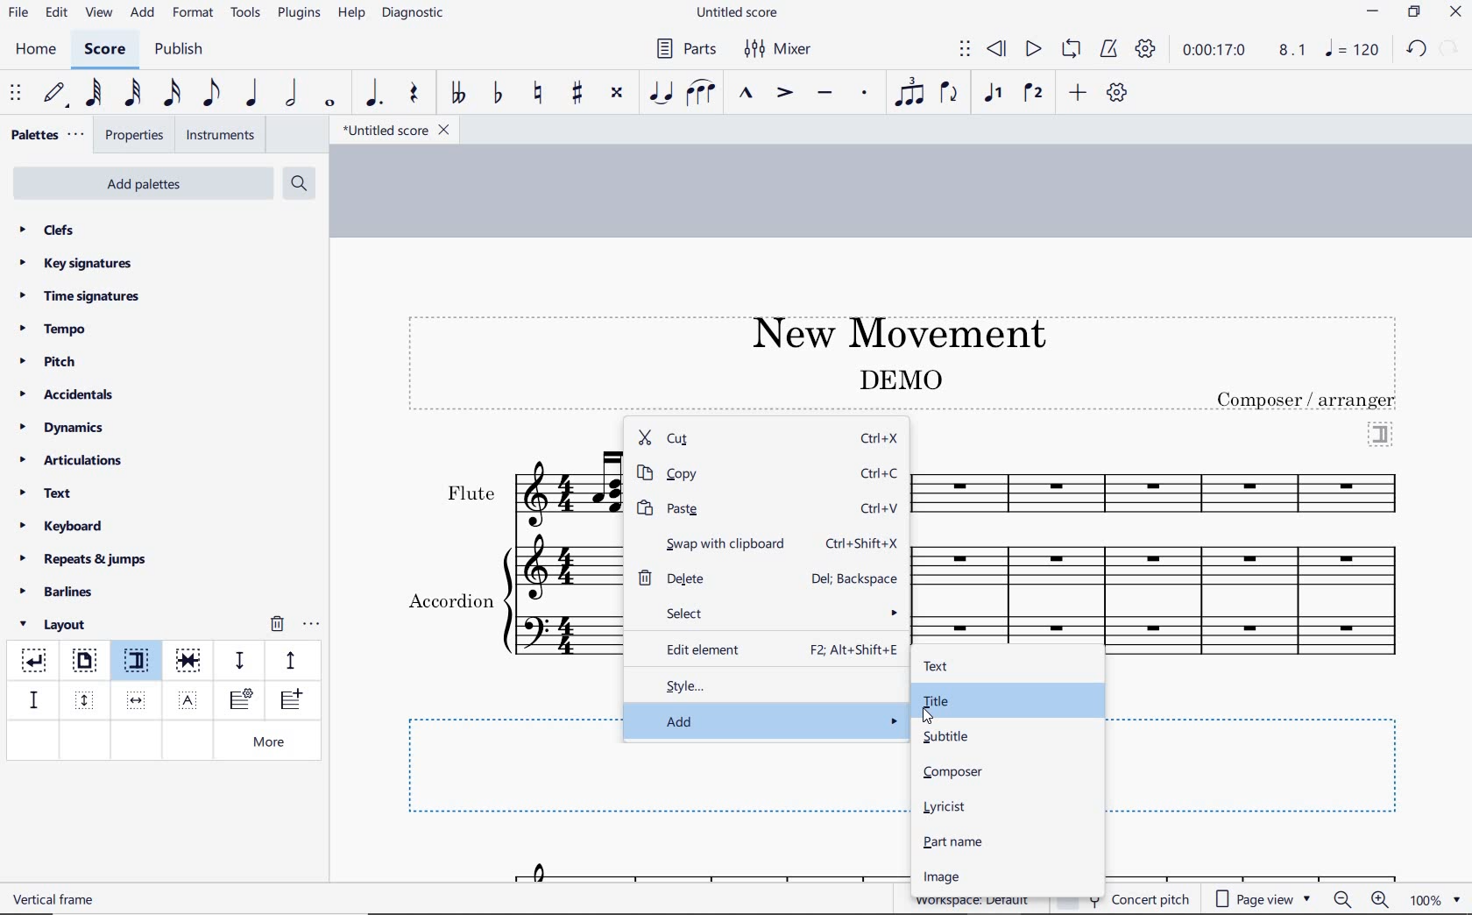  Describe the element at coordinates (824, 94) in the screenshot. I see `tenuto` at that location.